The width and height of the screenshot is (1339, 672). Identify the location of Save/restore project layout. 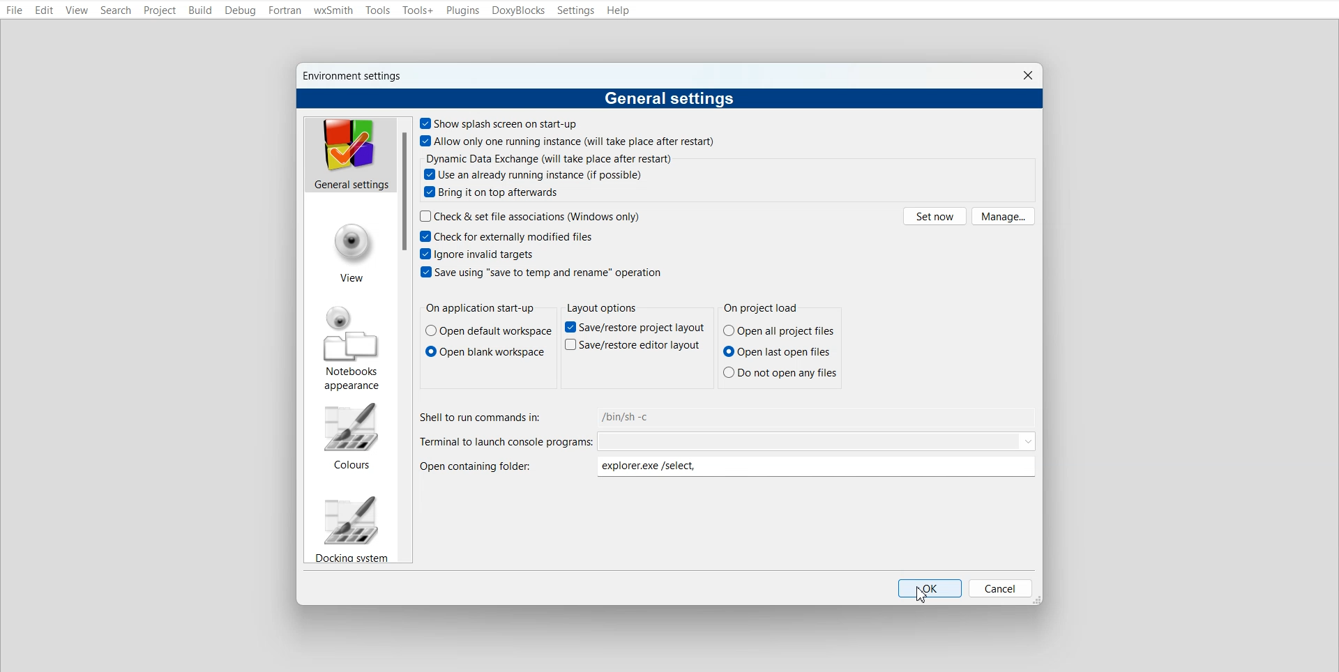
(635, 327).